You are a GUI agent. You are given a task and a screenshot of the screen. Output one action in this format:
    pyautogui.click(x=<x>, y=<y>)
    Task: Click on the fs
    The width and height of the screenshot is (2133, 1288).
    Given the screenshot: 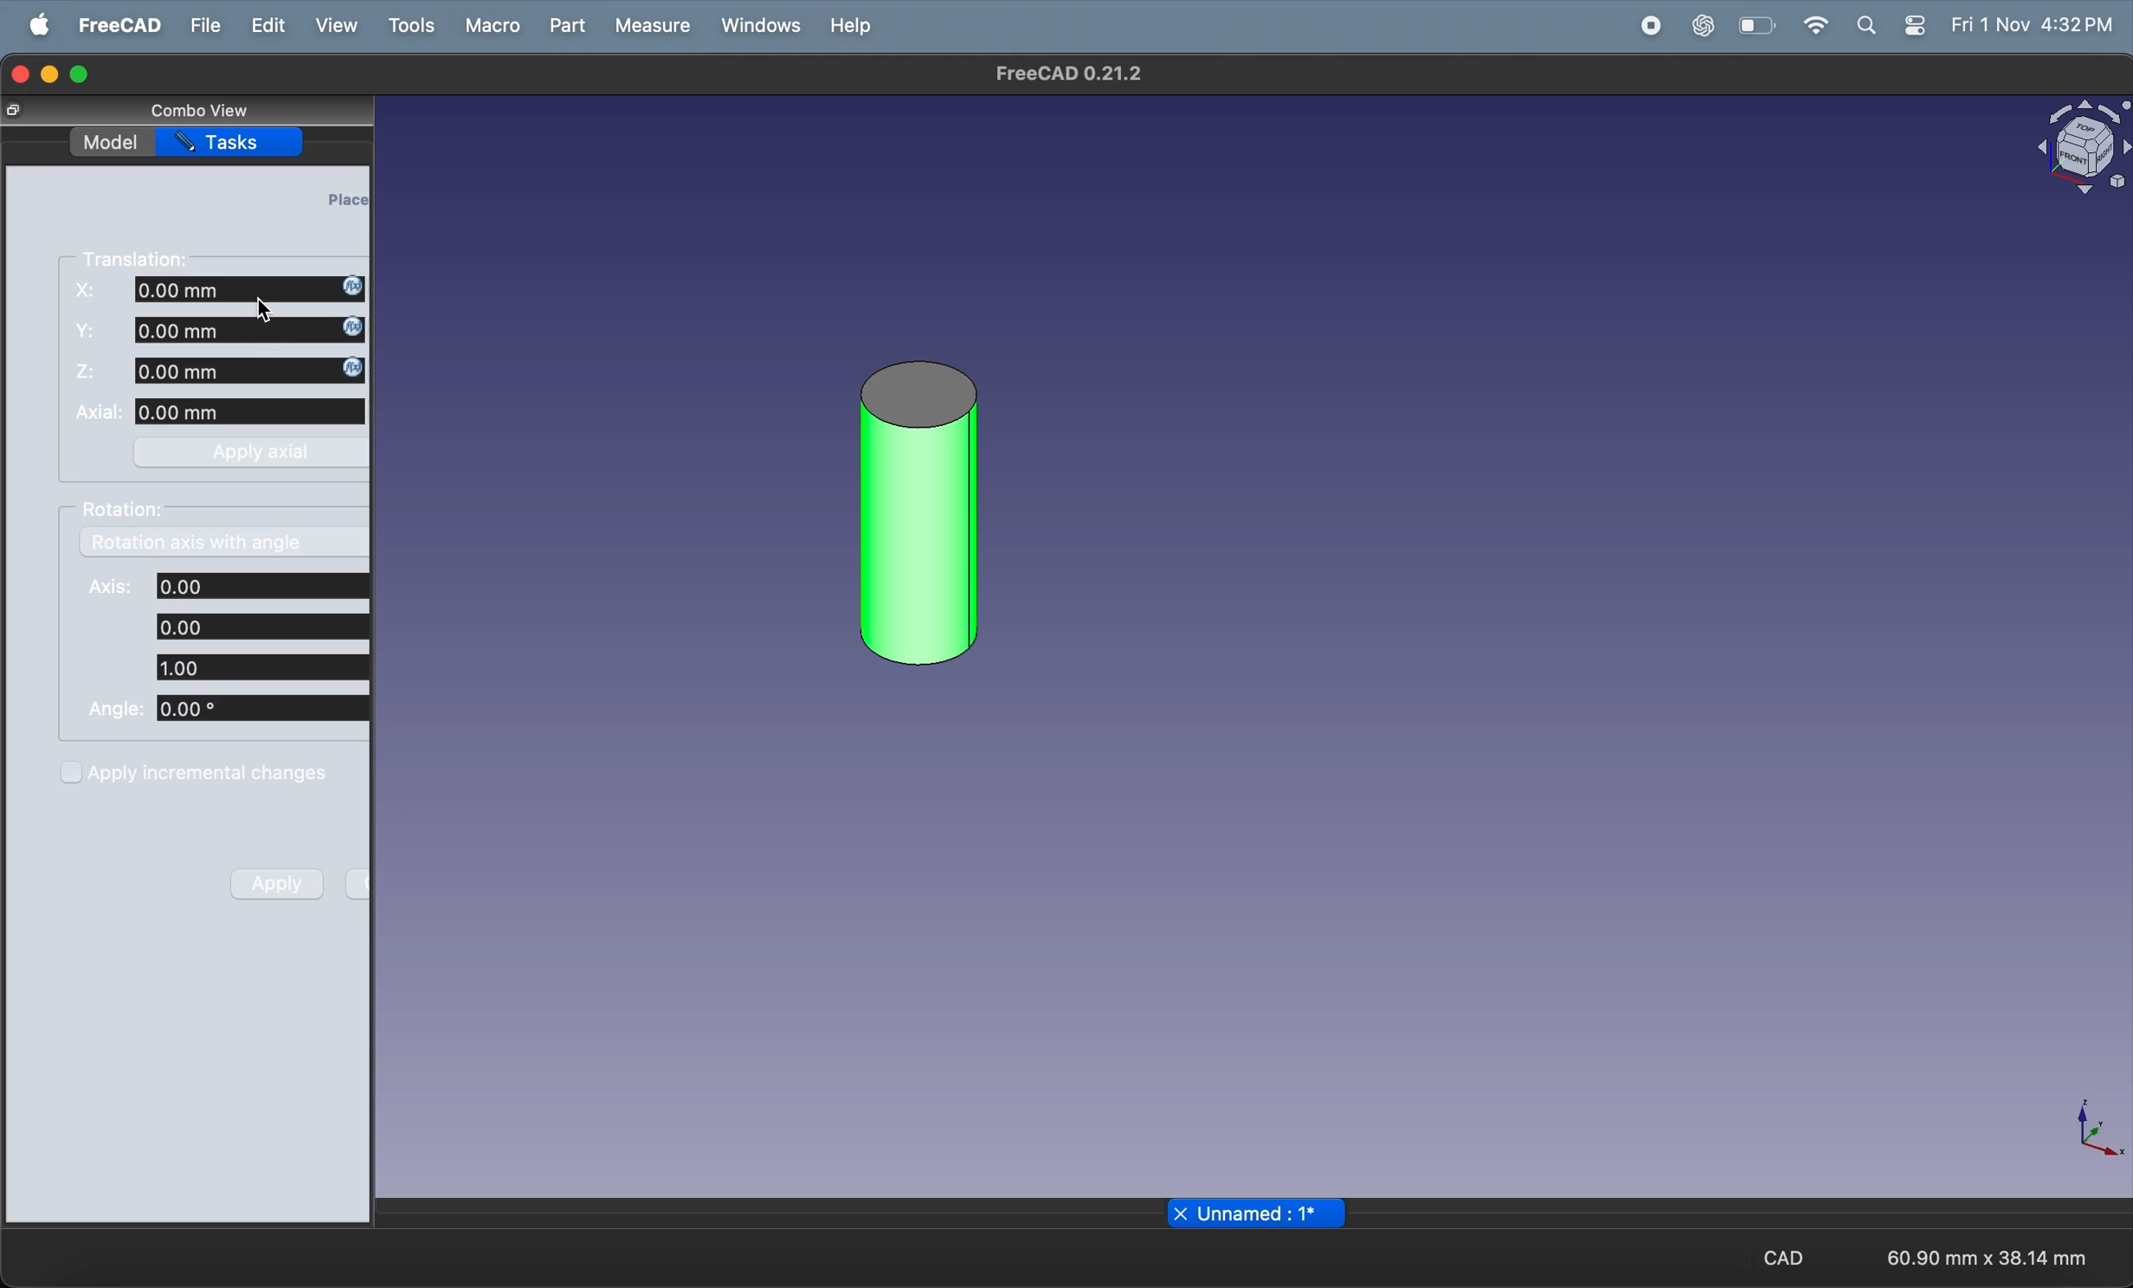 What is the action you would take?
    pyautogui.click(x=90, y=331)
    